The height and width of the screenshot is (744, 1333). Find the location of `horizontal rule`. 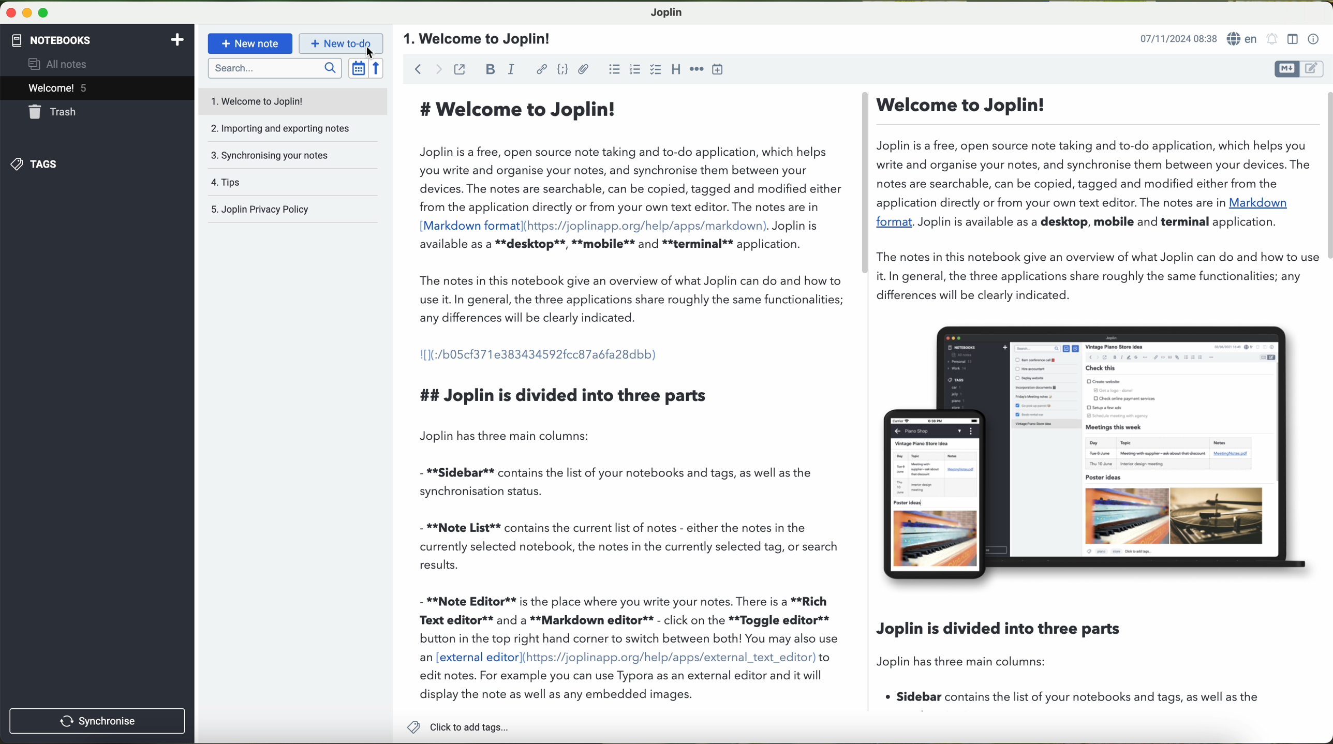

horizontal rule is located at coordinates (697, 68).